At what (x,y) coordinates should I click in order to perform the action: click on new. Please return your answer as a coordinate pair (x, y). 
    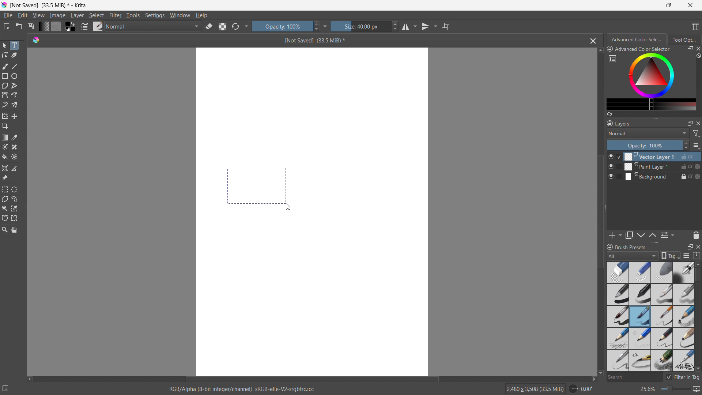
    Looking at the image, I should click on (6, 26).